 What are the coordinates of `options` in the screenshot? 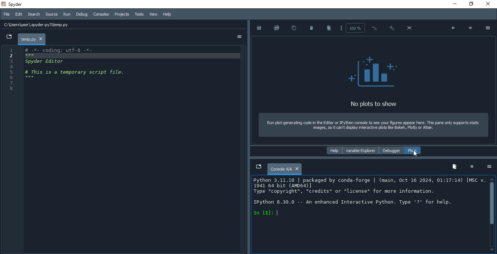 It's located at (240, 37).